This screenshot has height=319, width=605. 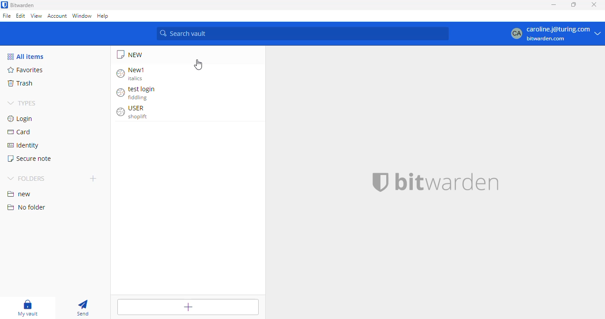 I want to click on all items, so click(x=26, y=56).